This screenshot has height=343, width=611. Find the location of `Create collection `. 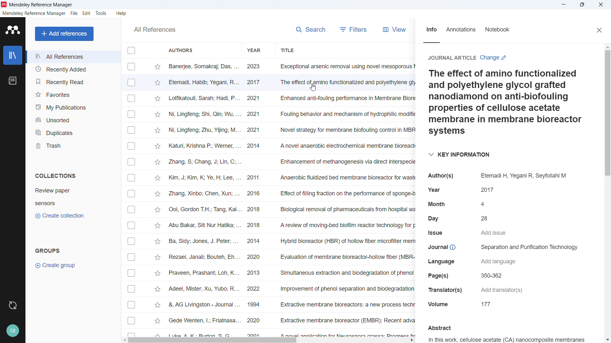

Create collection  is located at coordinates (60, 216).